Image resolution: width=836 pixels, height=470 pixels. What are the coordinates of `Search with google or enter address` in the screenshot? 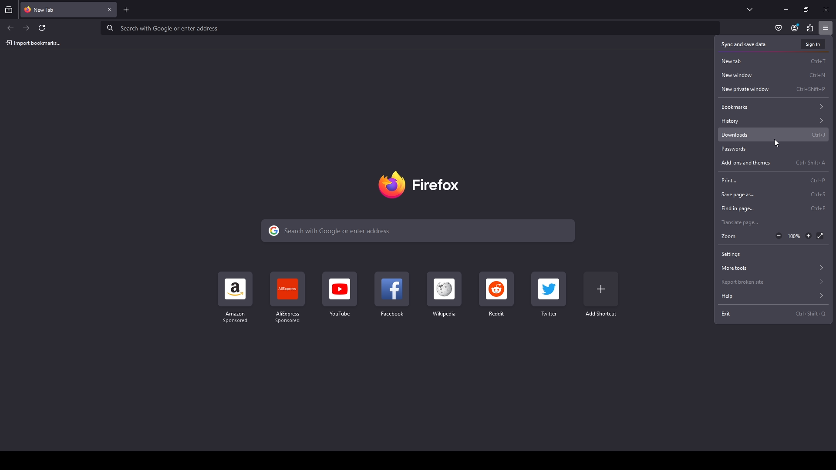 It's located at (414, 30).